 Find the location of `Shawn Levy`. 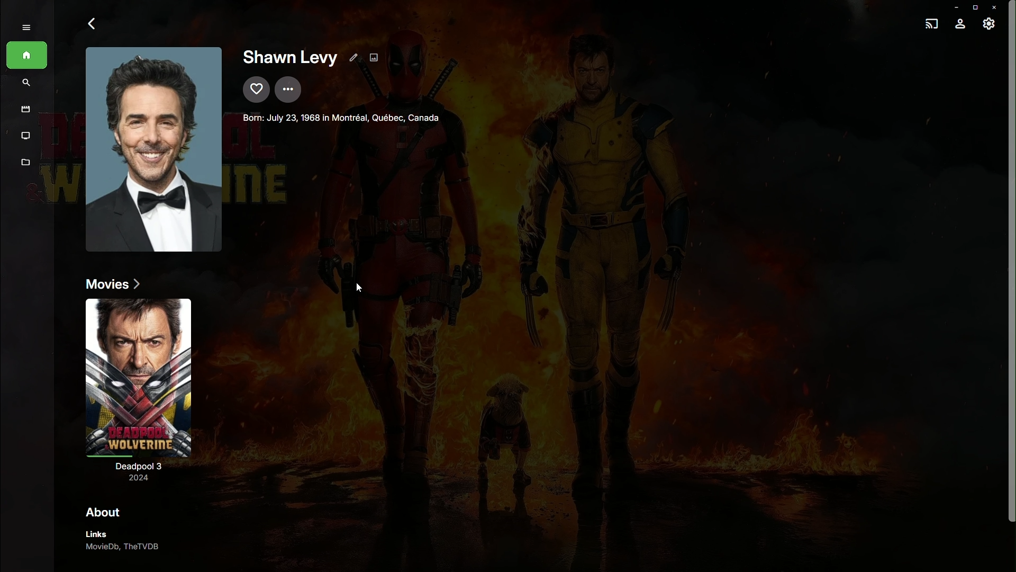

Shawn Levy is located at coordinates (290, 59).